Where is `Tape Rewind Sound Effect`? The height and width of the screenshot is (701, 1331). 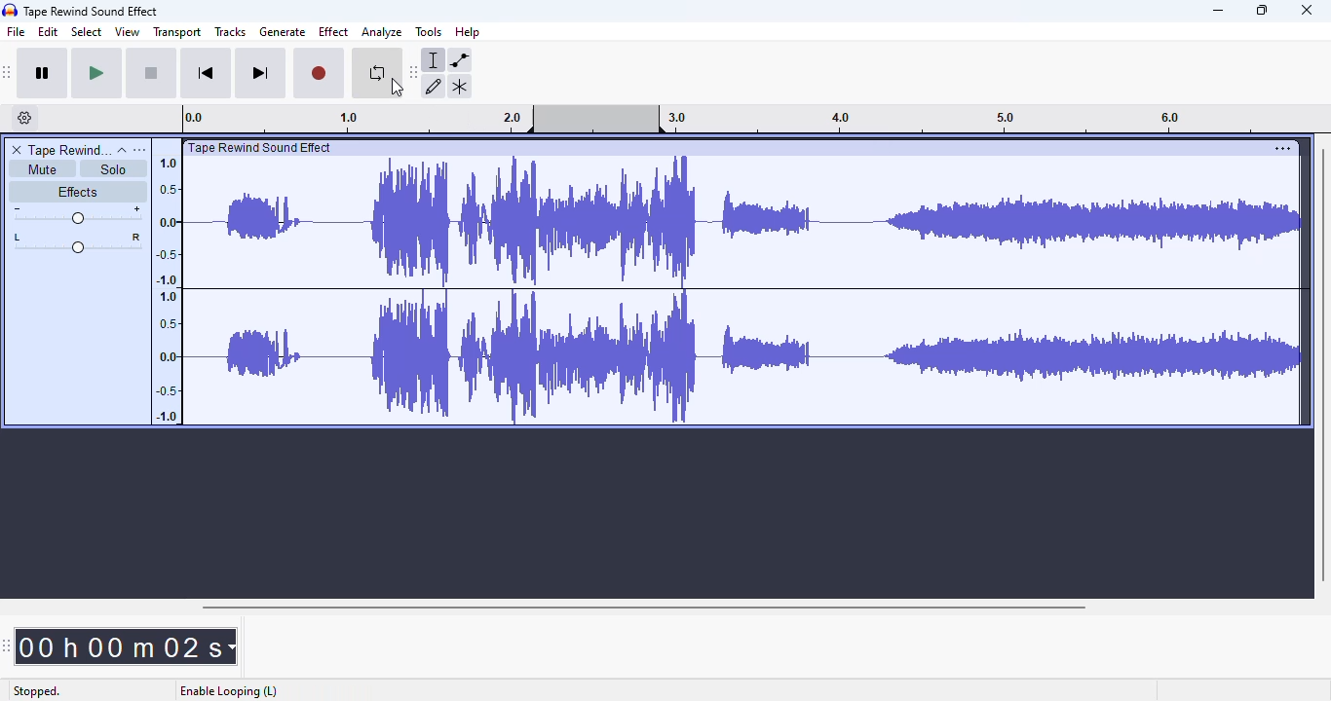
Tape Rewind Sound Effect is located at coordinates (98, 11).